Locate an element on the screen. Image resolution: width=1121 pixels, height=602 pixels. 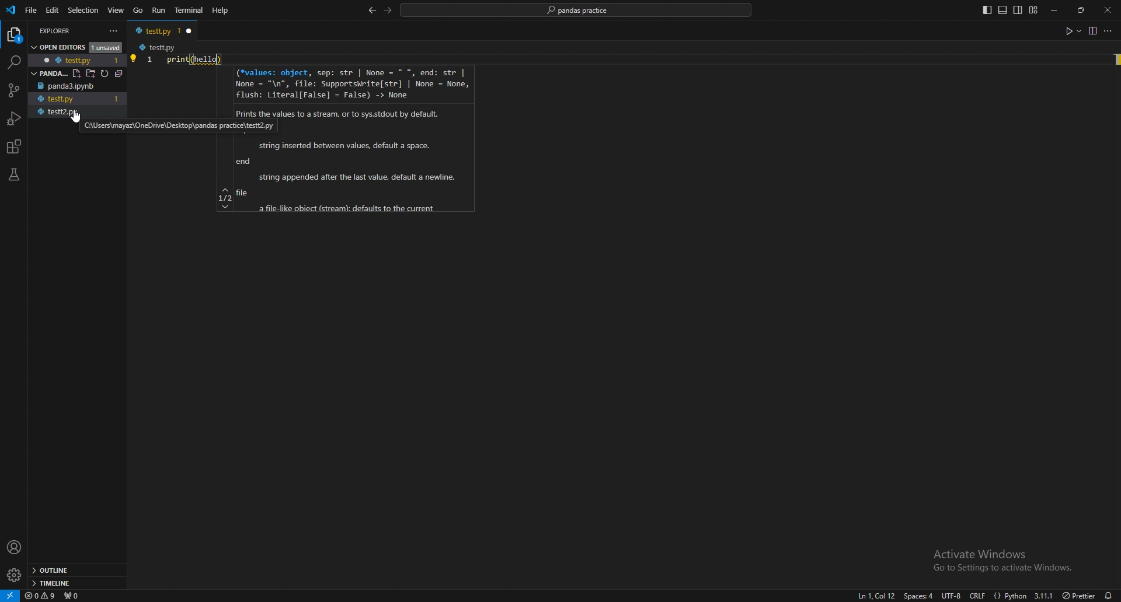
customize layout is located at coordinates (1033, 10).